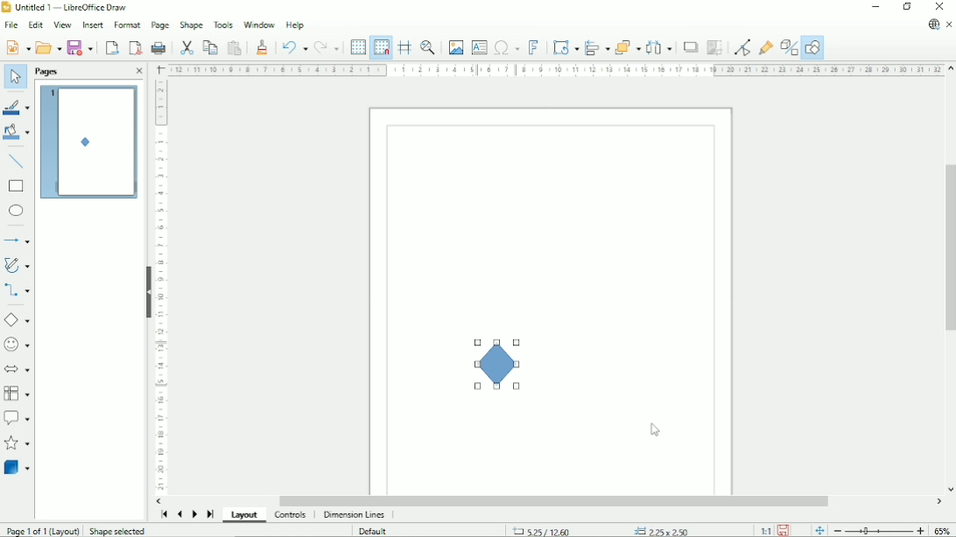 This screenshot has height=537, width=956. Describe the element at coordinates (404, 47) in the screenshot. I see `Helplines while moving` at that location.